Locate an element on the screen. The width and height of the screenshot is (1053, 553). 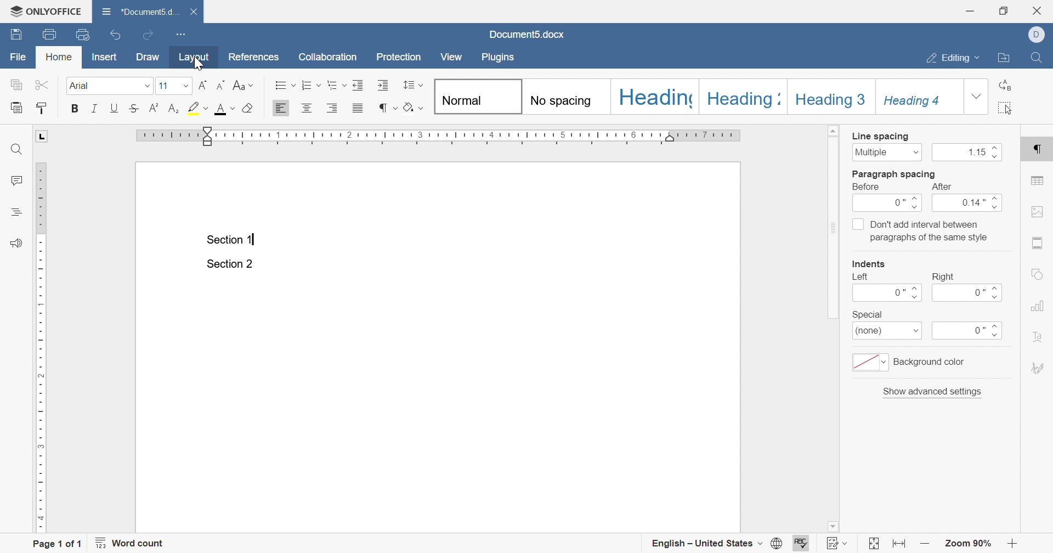
cut is located at coordinates (43, 85).